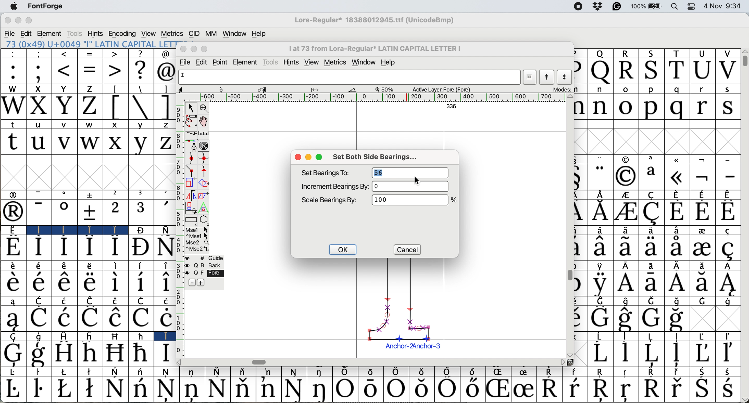 The height and width of the screenshot is (403, 749). What do you see at coordinates (183, 49) in the screenshot?
I see `close` at bounding box center [183, 49].